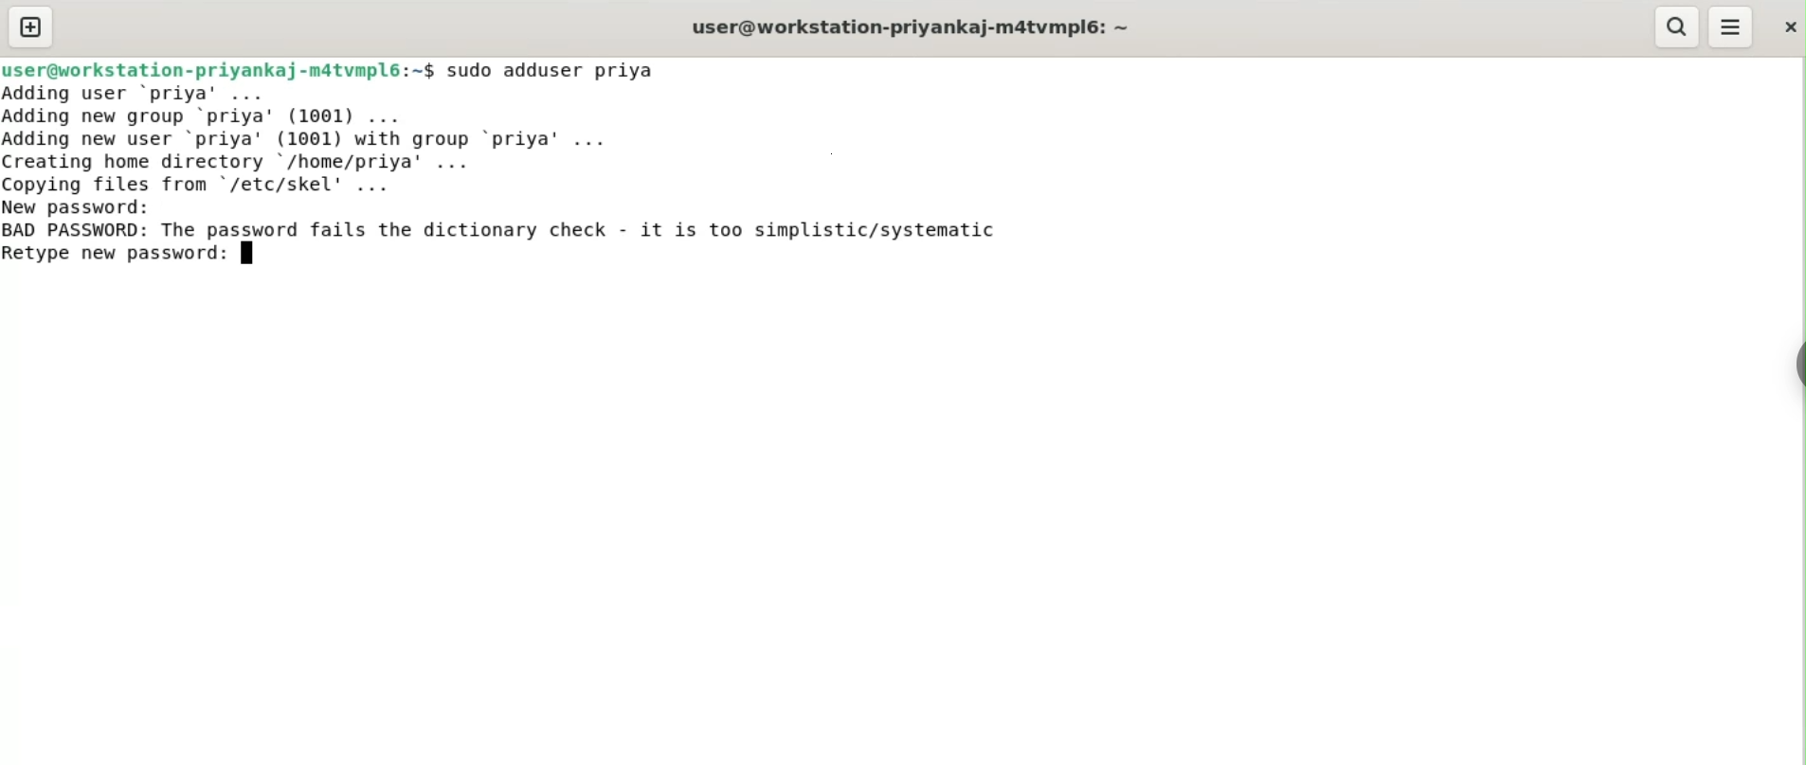 Image resolution: width=1806 pixels, height=765 pixels. Describe the element at coordinates (534, 231) in the screenshot. I see `BAD PASSWORD: The password fails the dictionary check. it is too simplistic/systematic` at that location.